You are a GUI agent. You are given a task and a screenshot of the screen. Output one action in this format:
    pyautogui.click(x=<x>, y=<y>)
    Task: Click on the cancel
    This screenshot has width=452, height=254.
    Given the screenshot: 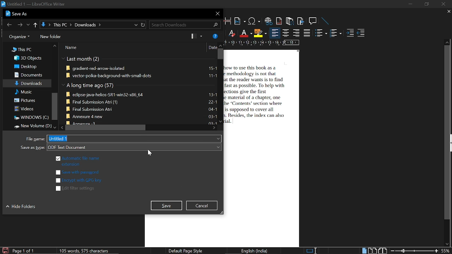 What is the action you would take?
    pyautogui.click(x=203, y=205)
    